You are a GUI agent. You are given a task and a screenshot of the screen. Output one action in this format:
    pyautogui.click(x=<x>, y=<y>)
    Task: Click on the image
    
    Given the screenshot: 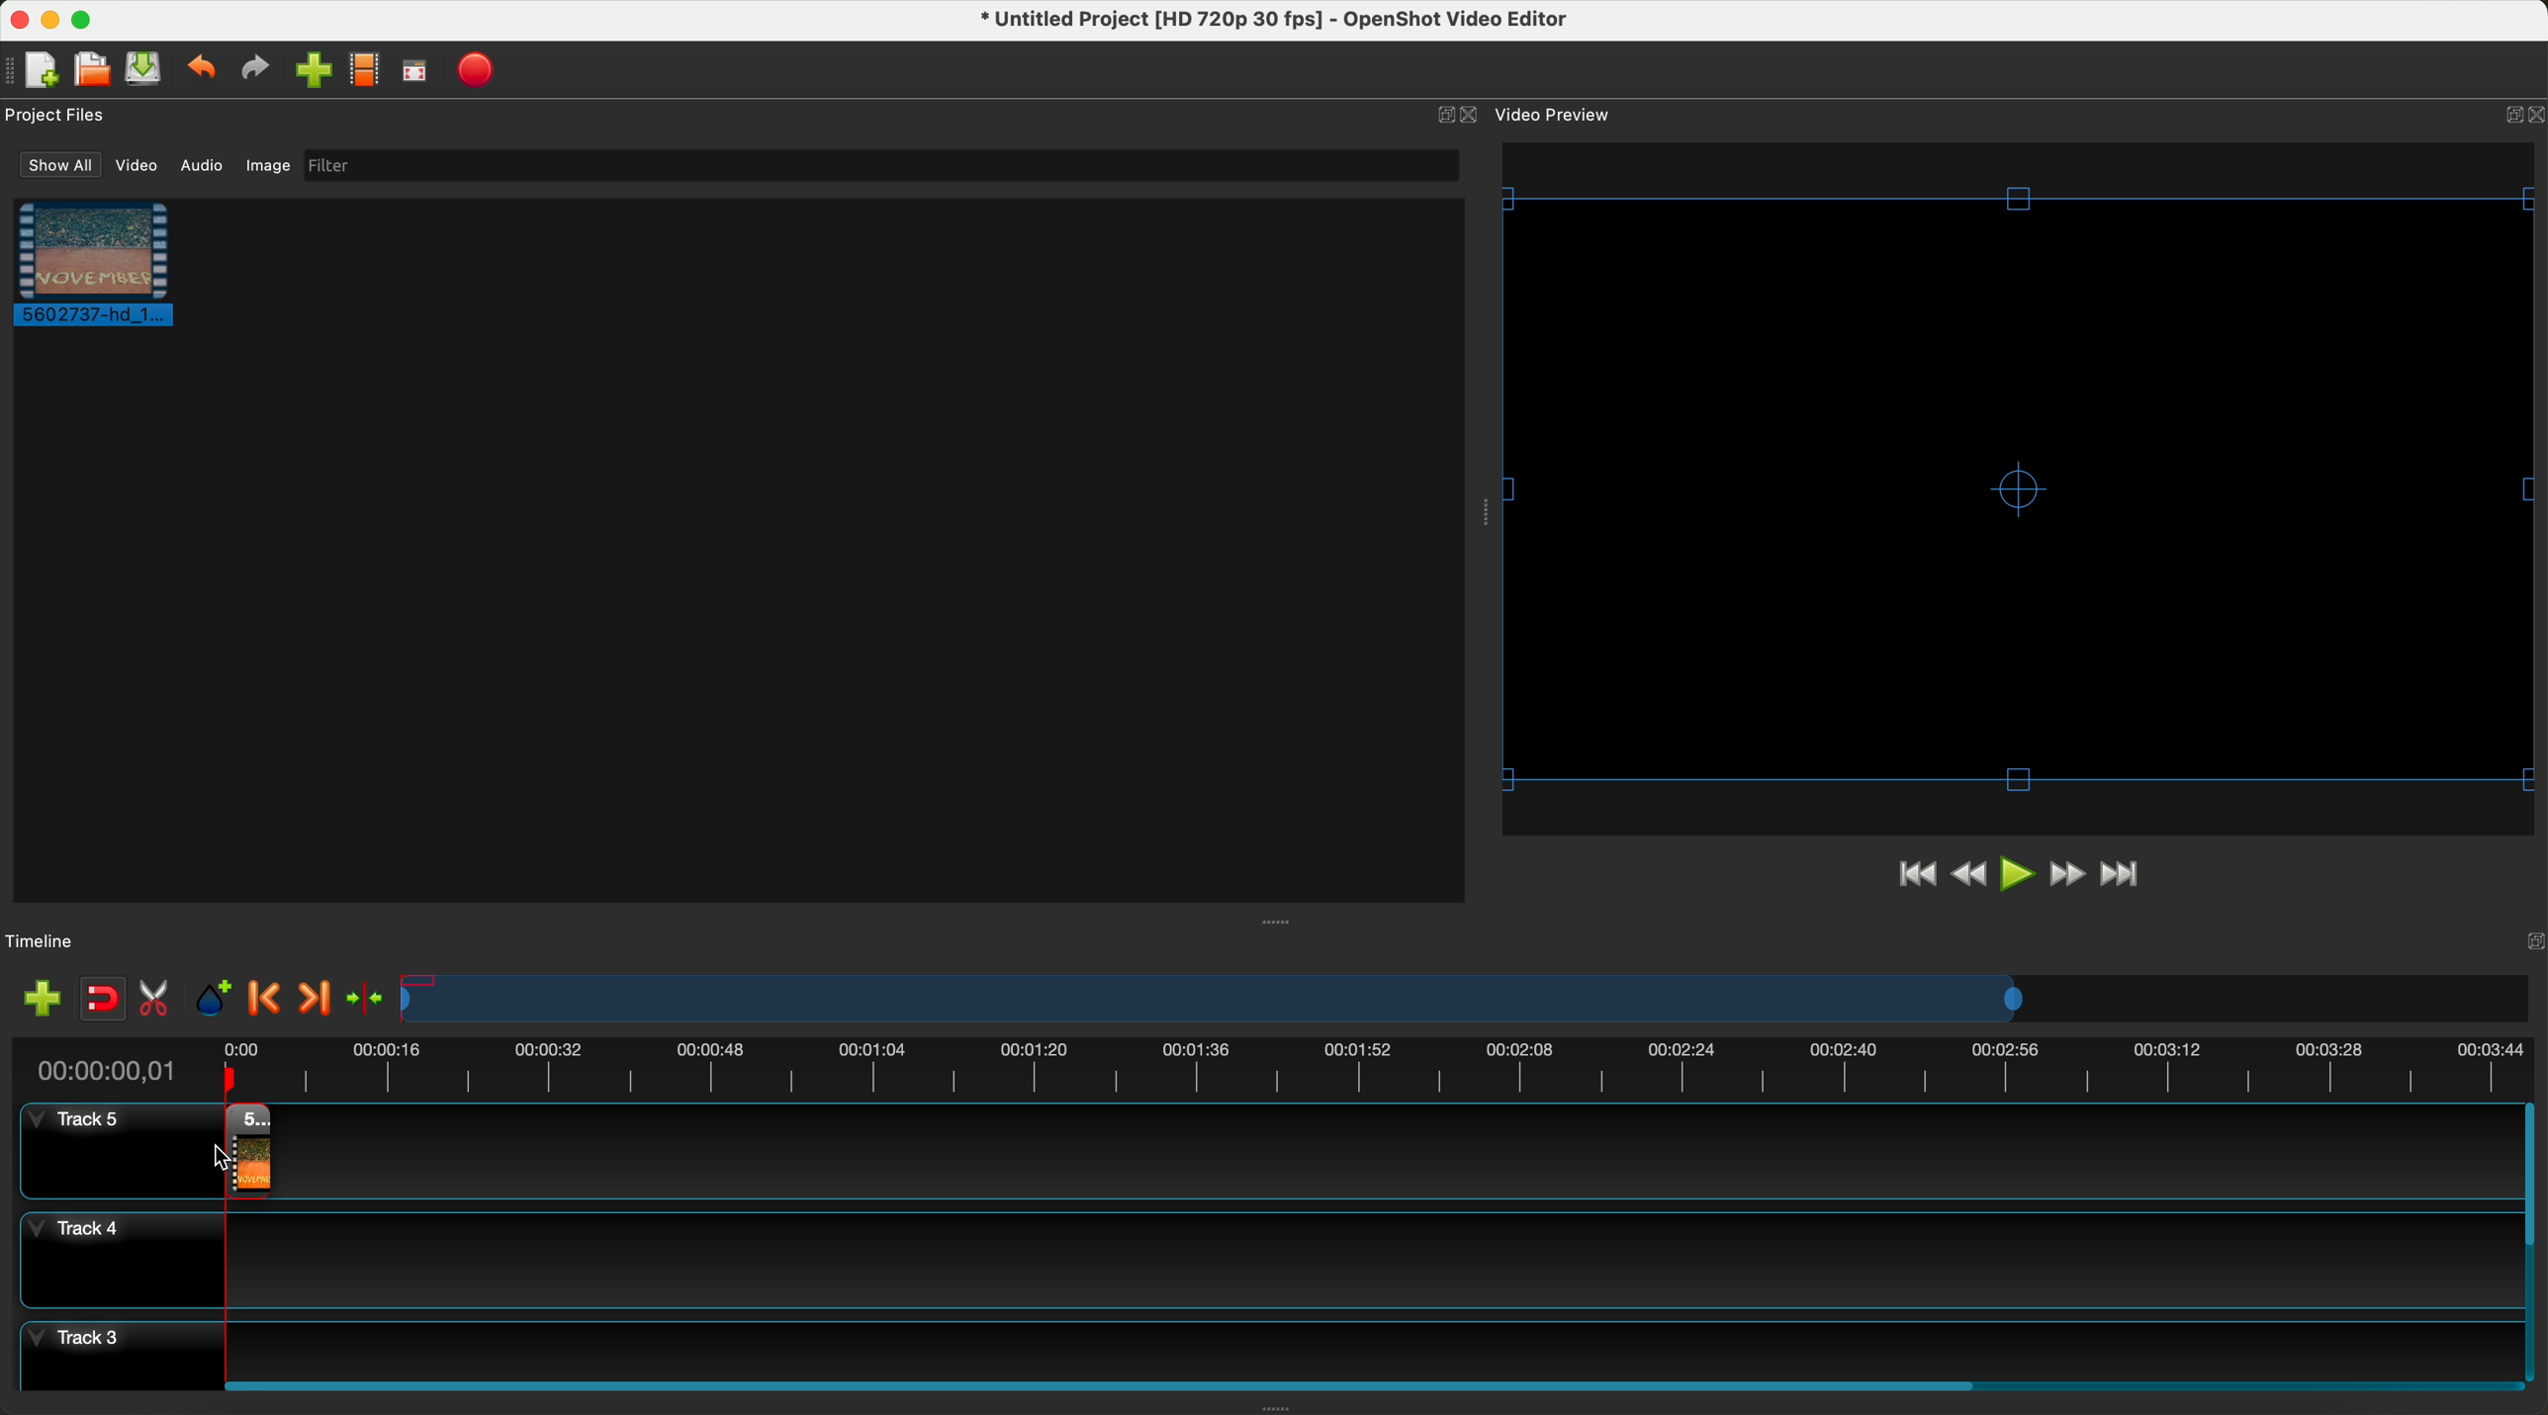 What is the action you would take?
    pyautogui.click(x=268, y=165)
    